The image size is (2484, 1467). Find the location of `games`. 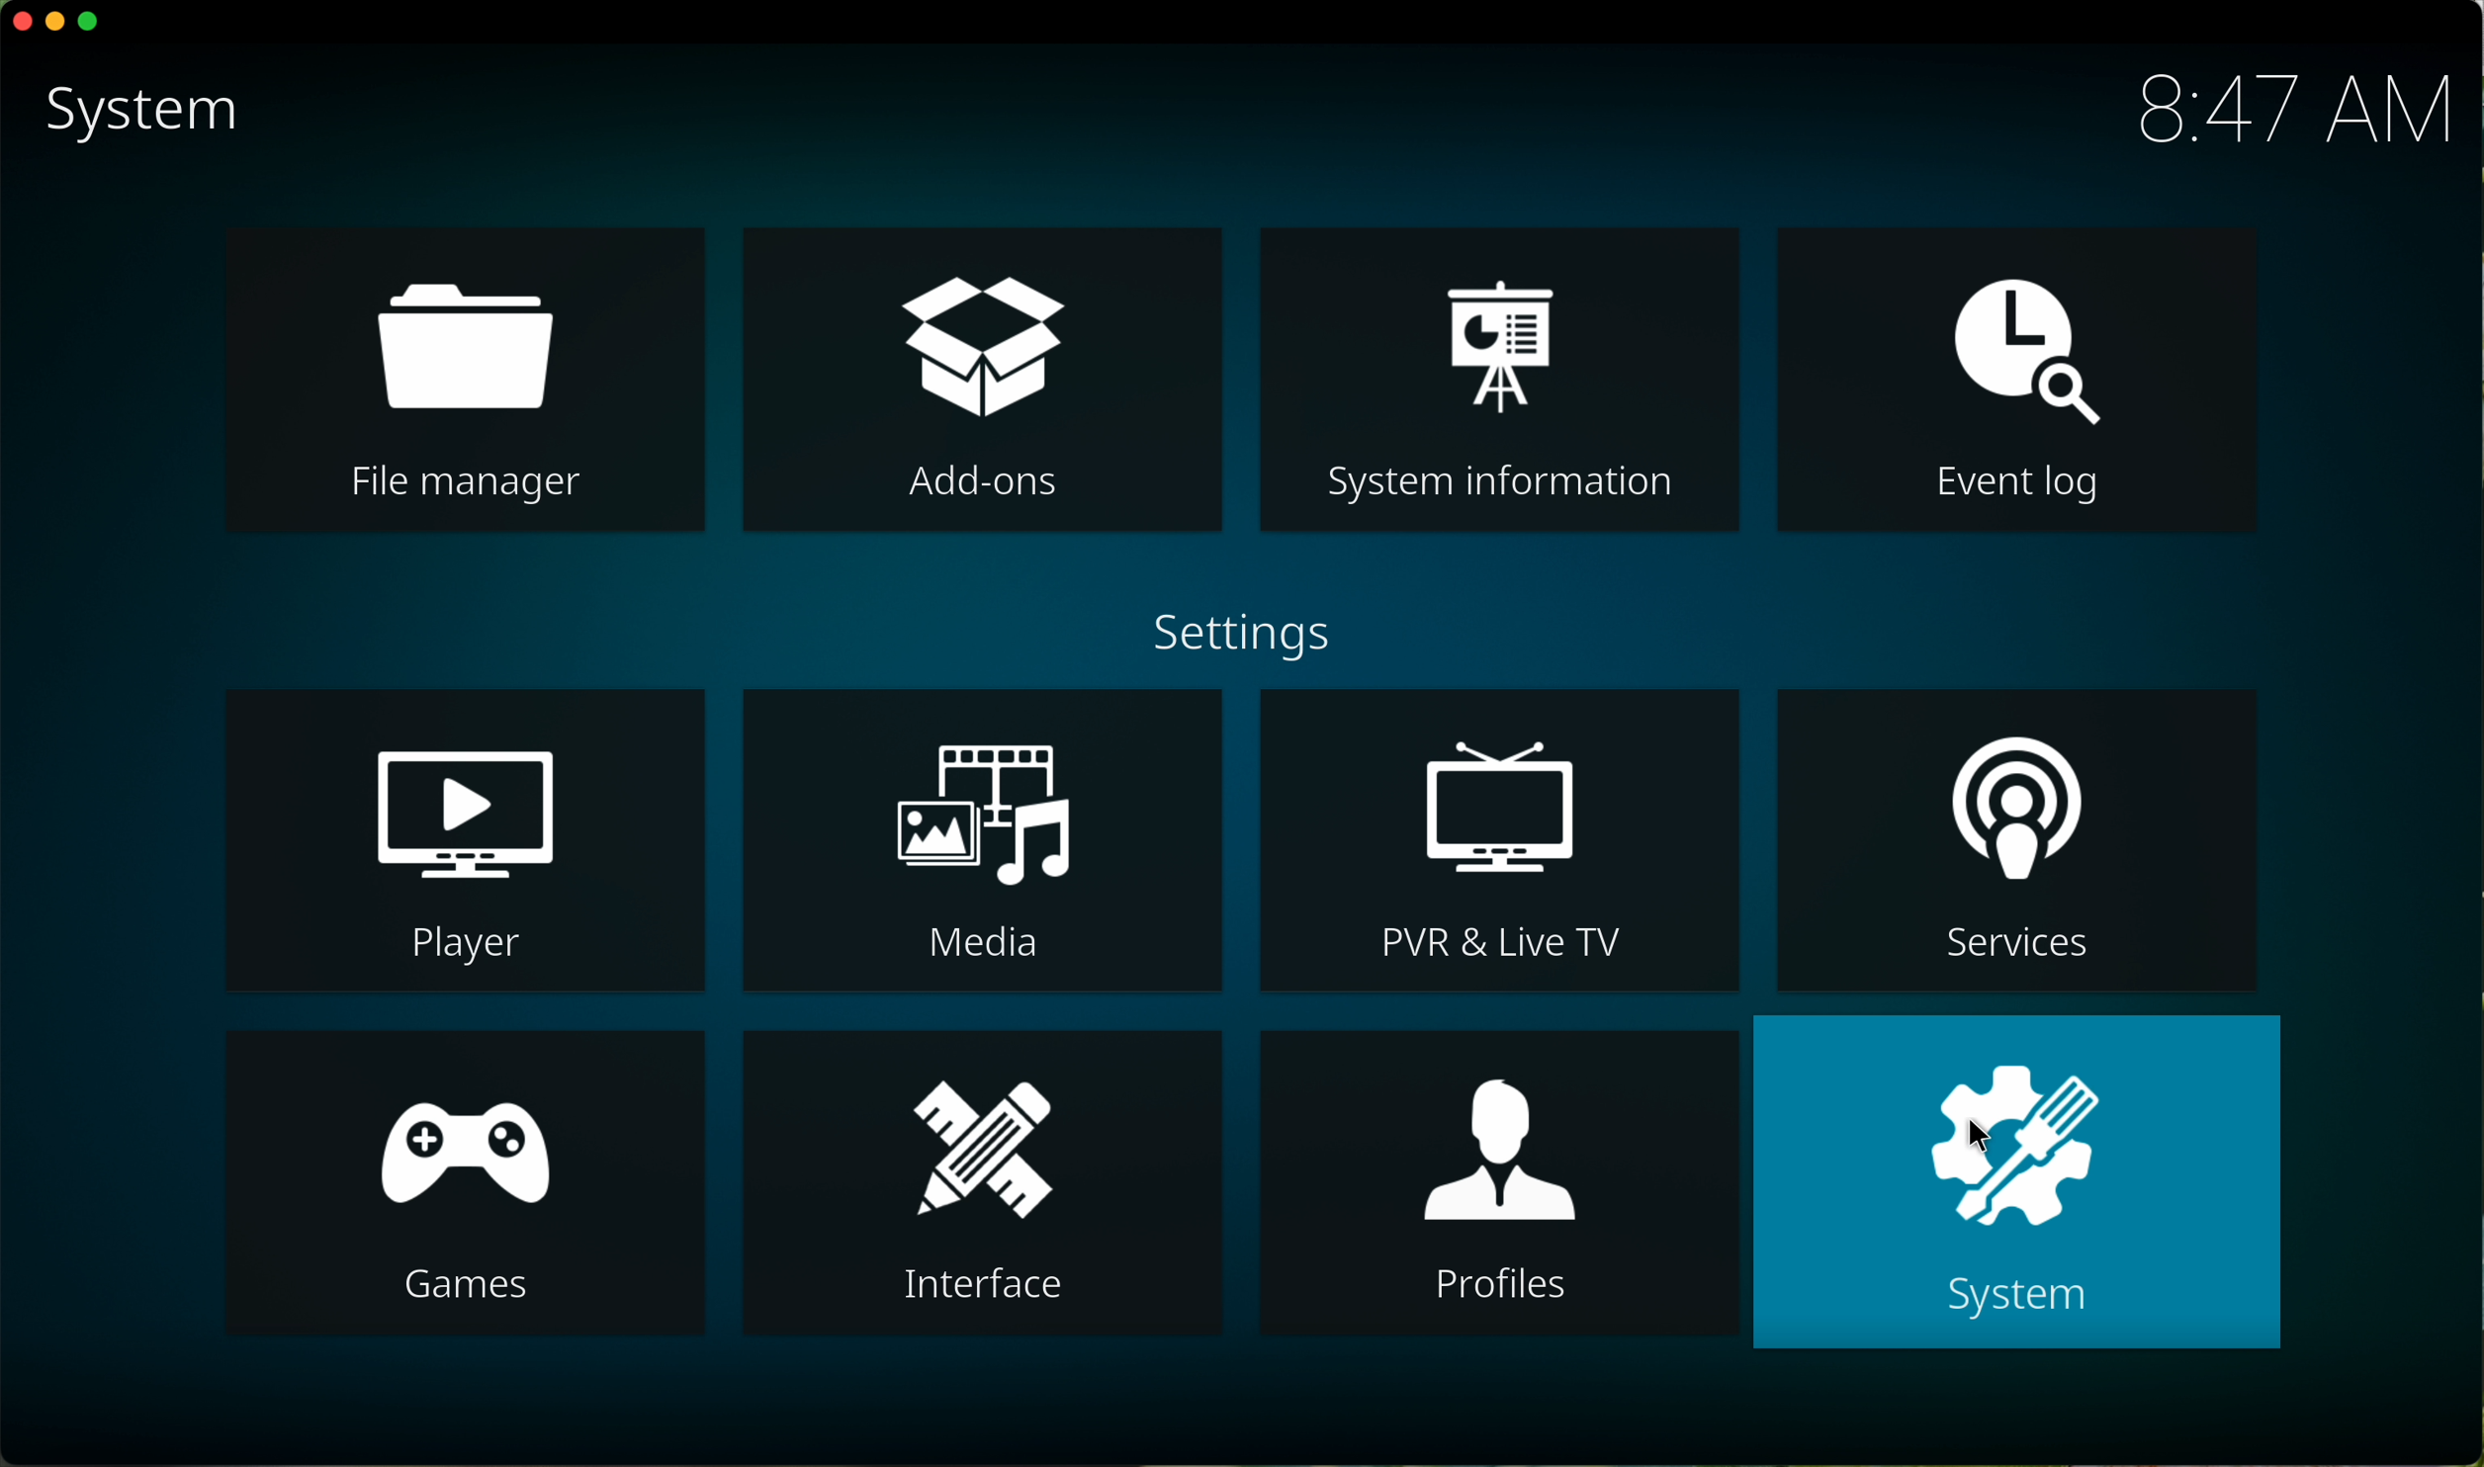

games is located at coordinates (466, 1186).